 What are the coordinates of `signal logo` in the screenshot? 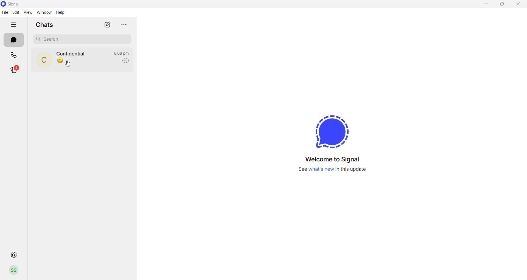 It's located at (330, 129).